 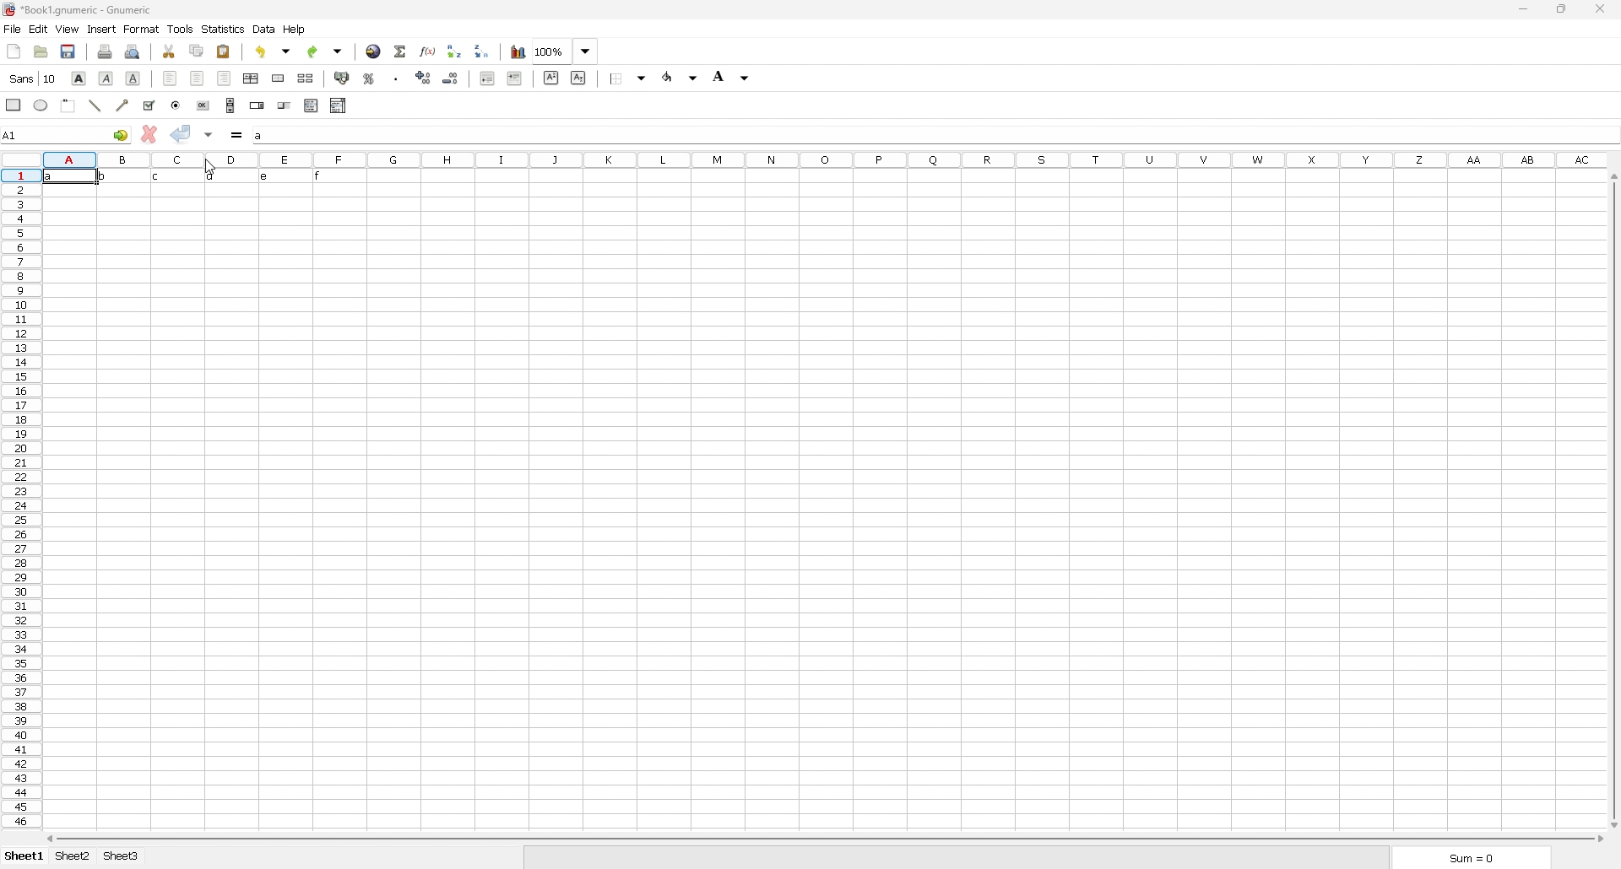 I want to click on cancel changes, so click(x=149, y=133).